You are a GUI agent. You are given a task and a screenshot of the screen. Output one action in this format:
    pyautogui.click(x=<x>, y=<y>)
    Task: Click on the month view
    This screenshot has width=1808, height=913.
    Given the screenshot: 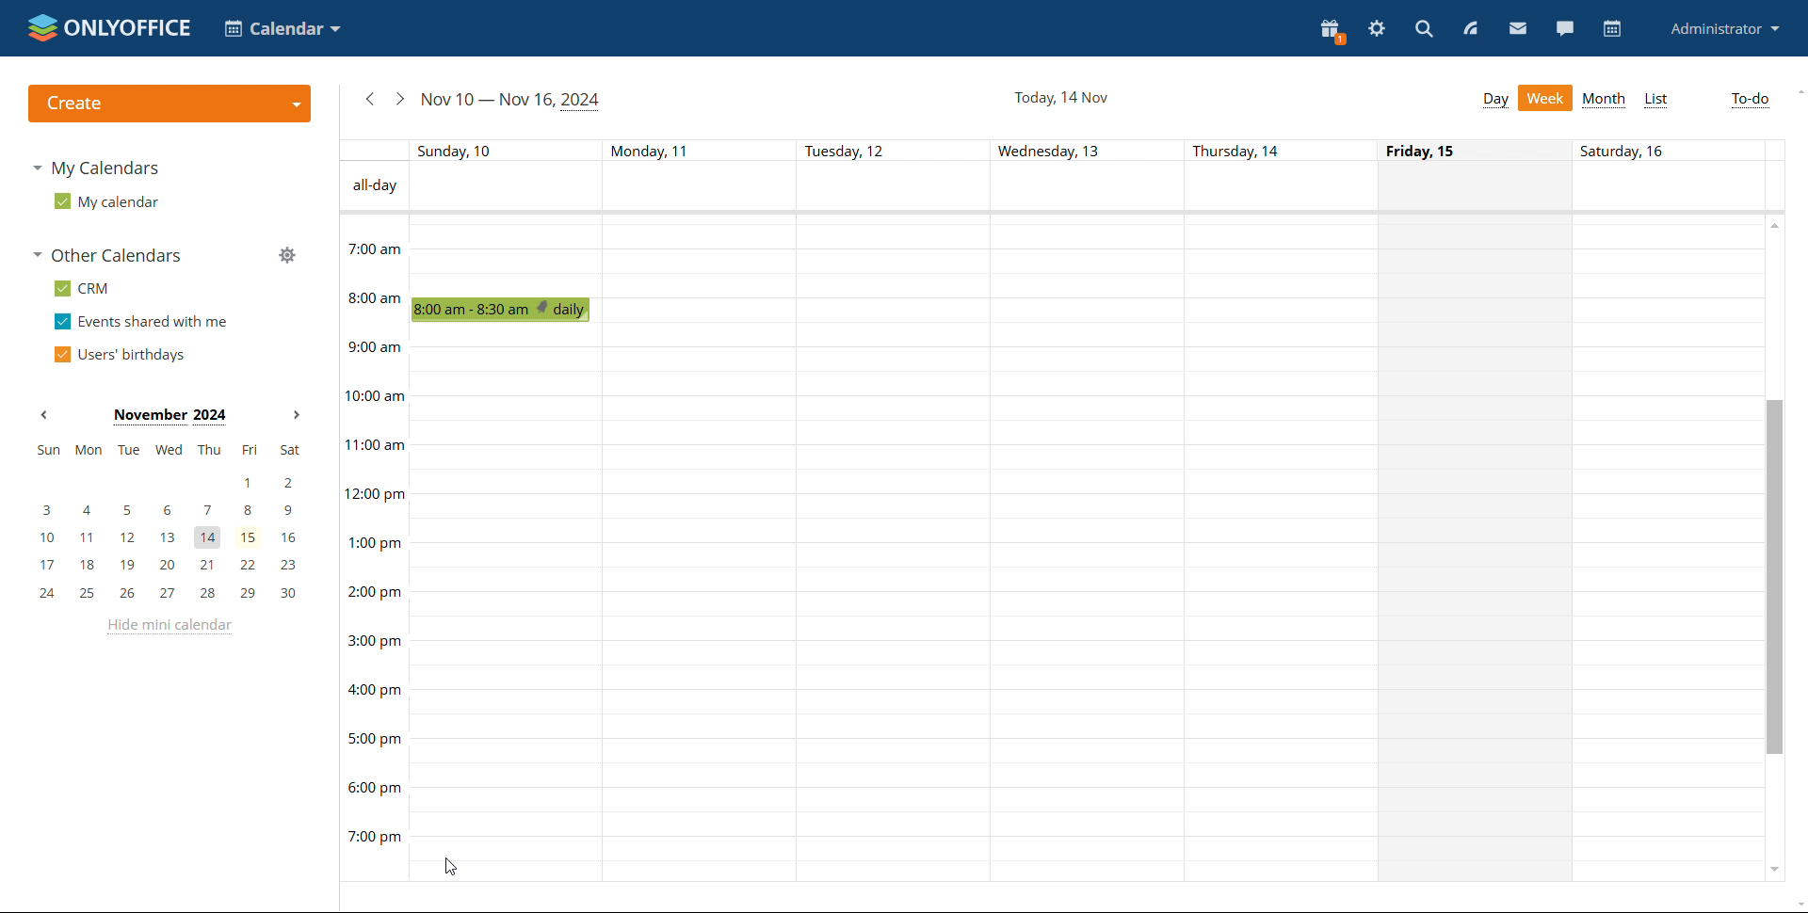 What is the action you would take?
    pyautogui.click(x=1603, y=100)
    